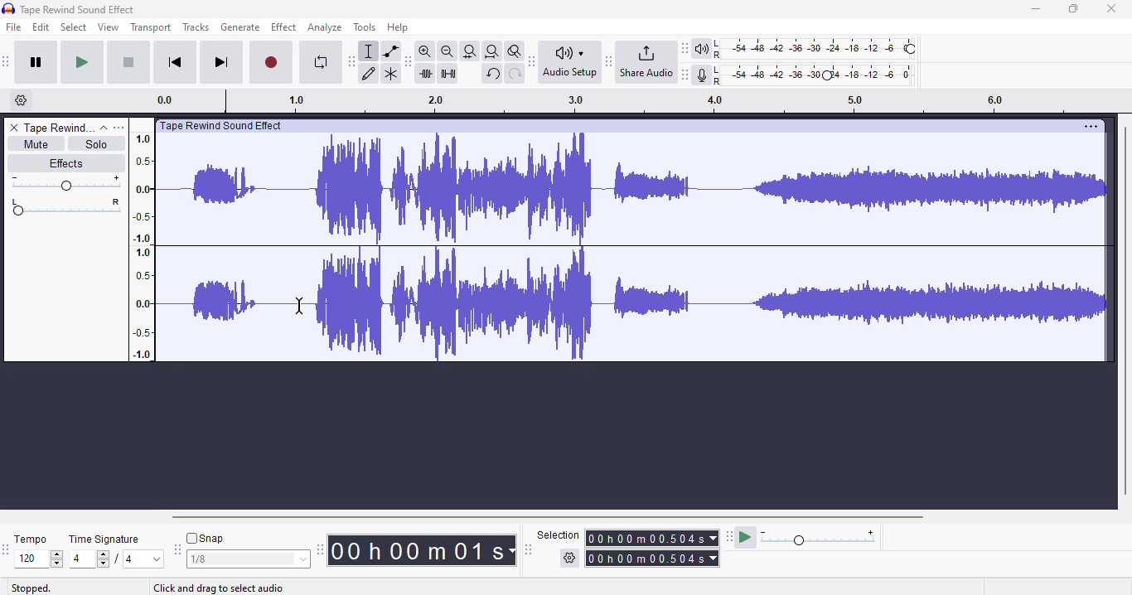 The height and width of the screenshot is (595, 1132). I want to click on stop, so click(128, 63).